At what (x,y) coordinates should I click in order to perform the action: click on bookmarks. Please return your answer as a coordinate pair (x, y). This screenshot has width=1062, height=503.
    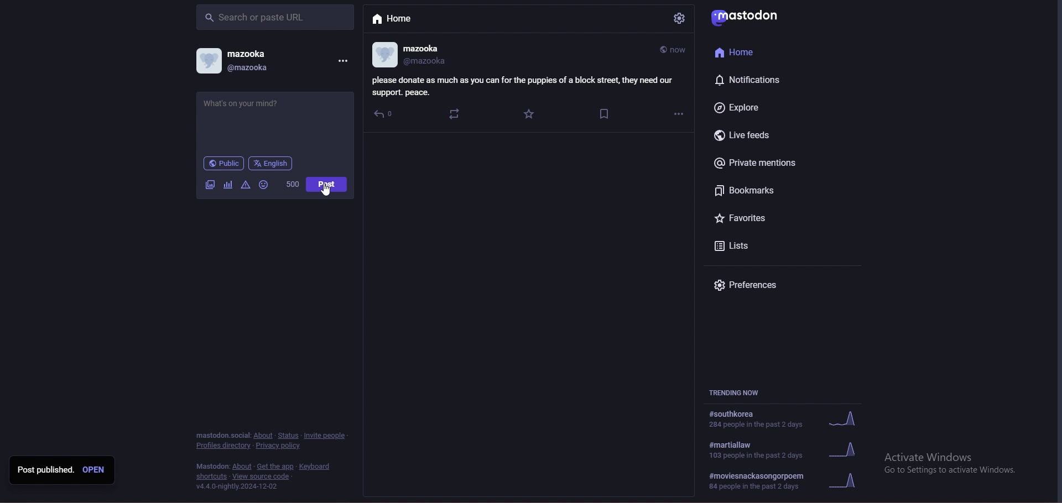
    Looking at the image, I should click on (607, 114).